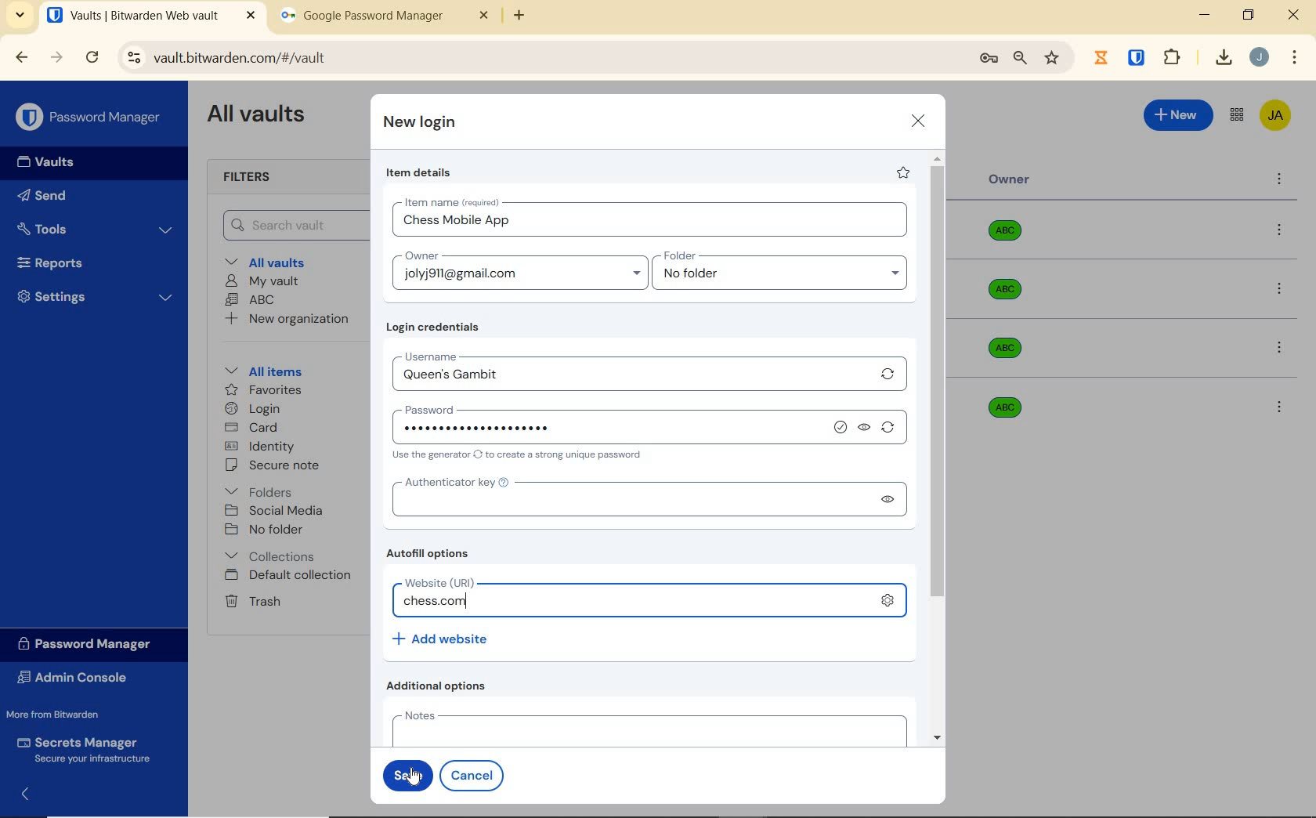  I want to click on open tab, so click(151, 16).